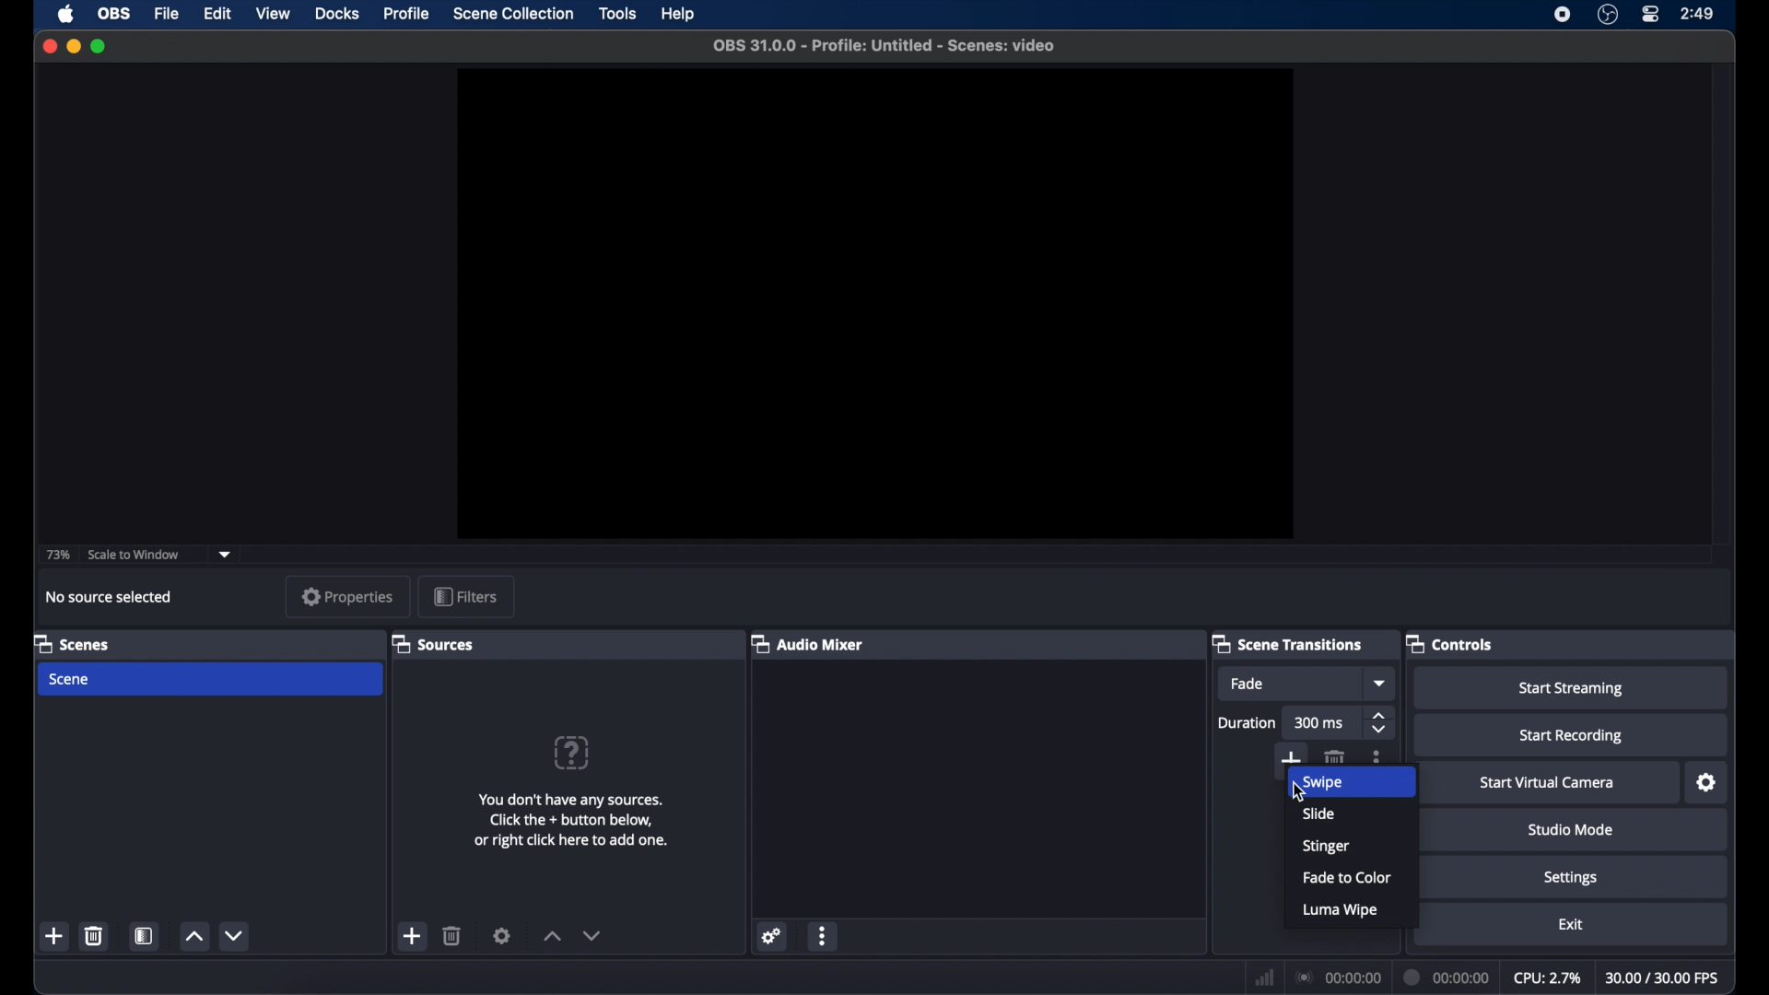  I want to click on sources, so click(432, 645).